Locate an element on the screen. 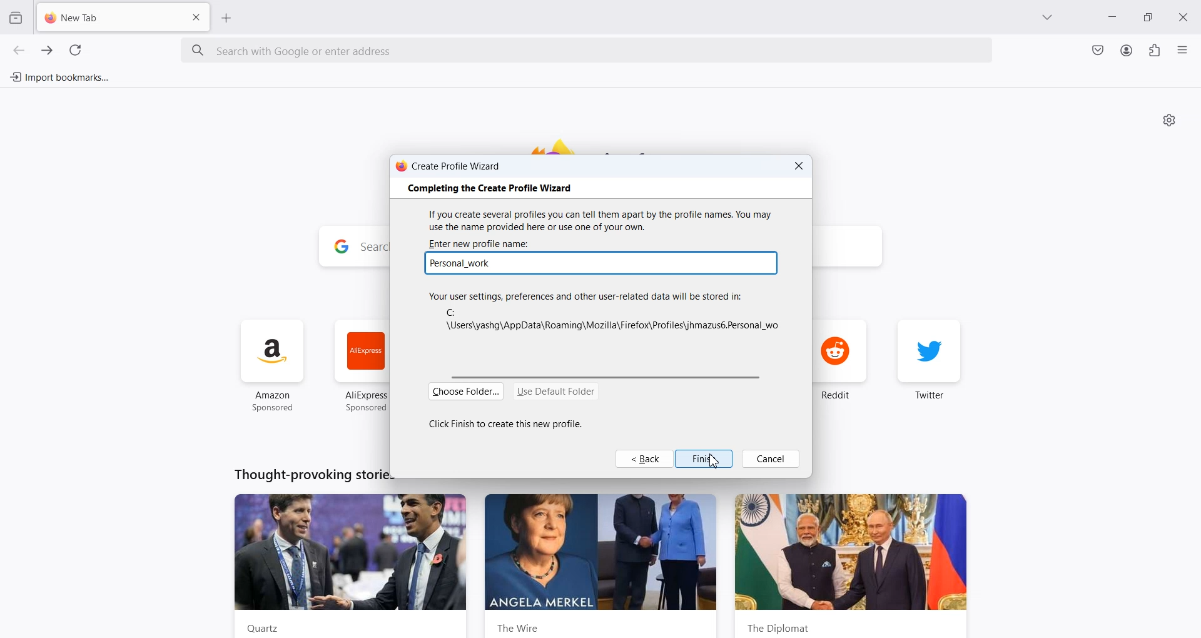 This screenshot has width=1201, height=638. Horizontal scroll bar is located at coordinates (600, 378).